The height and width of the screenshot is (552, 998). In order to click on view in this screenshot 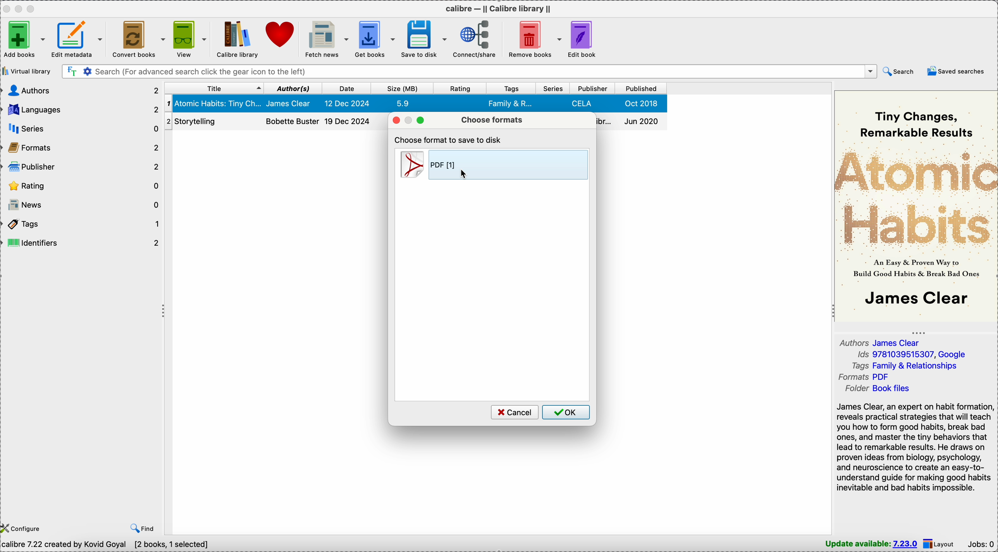, I will do `click(189, 38)`.